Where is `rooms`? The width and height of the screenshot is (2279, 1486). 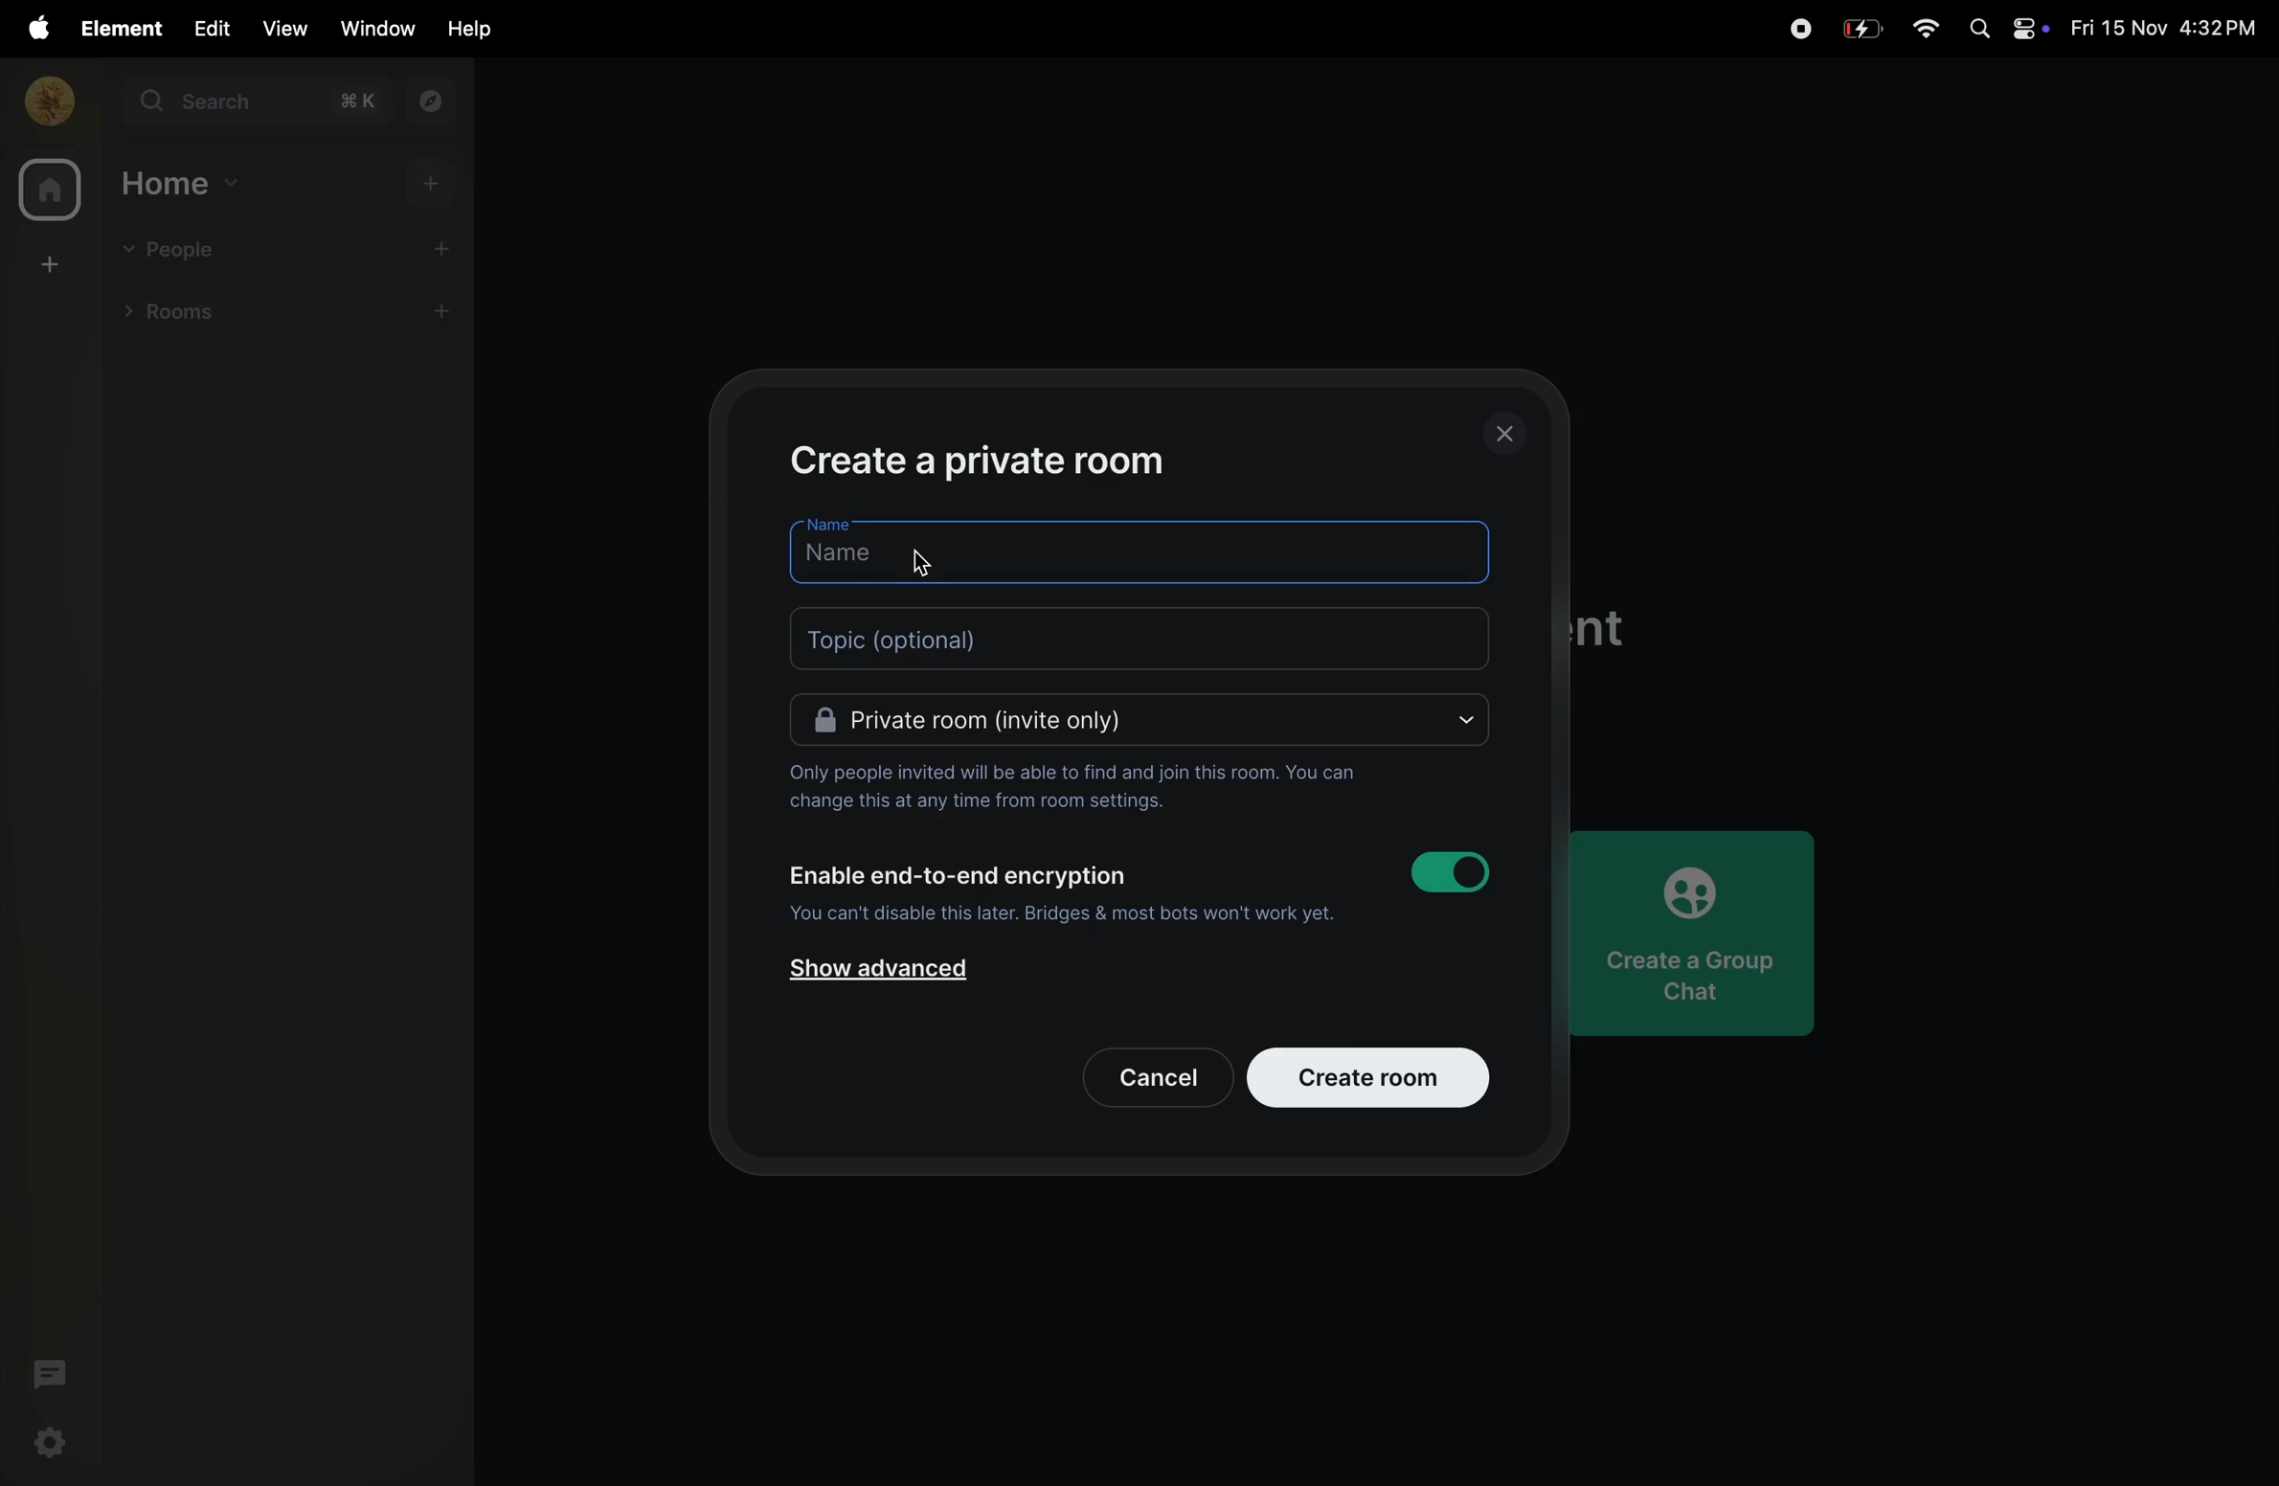 rooms is located at coordinates (189, 316).